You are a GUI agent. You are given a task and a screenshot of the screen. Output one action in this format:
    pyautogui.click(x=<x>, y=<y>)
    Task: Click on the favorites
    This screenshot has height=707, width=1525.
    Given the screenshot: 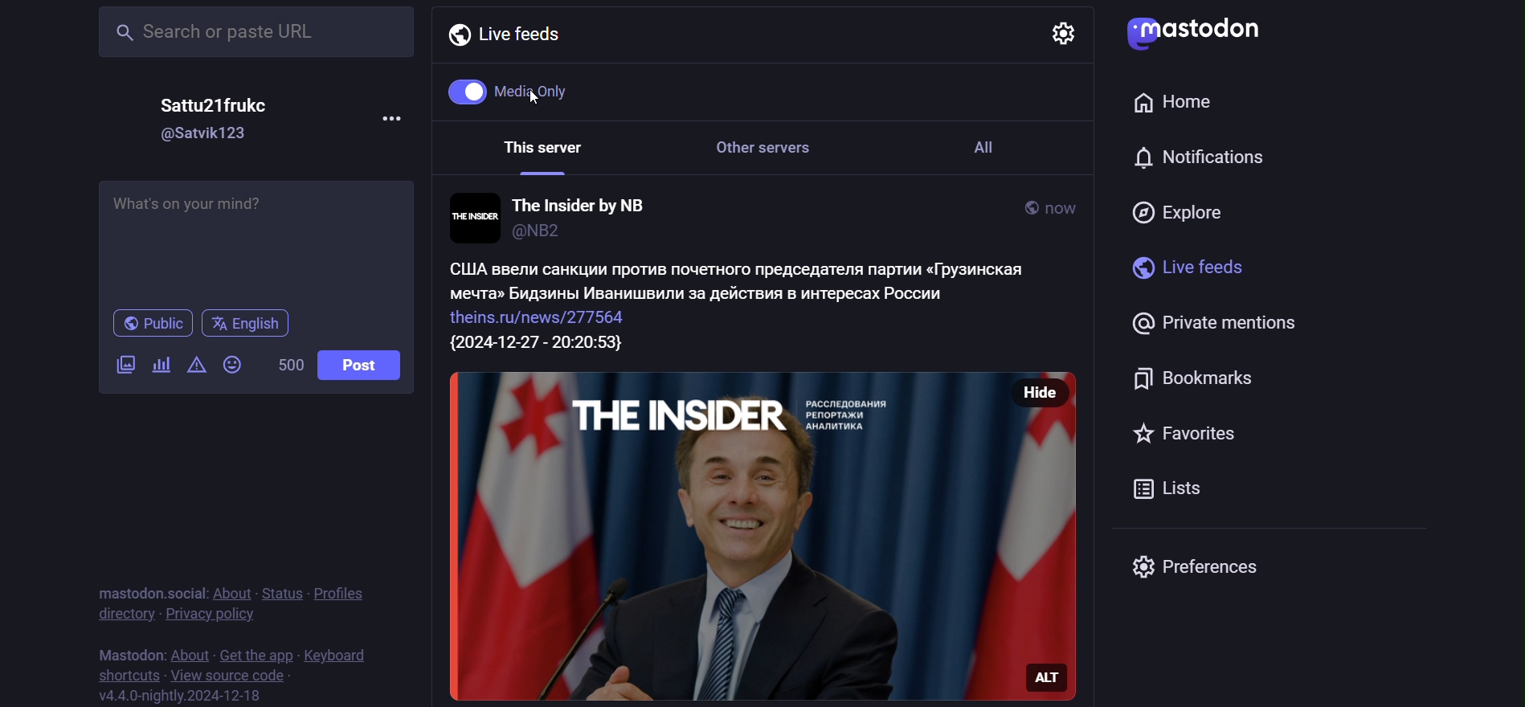 What is the action you would take?
    pyautogui.click(x=1174, y=435)
    